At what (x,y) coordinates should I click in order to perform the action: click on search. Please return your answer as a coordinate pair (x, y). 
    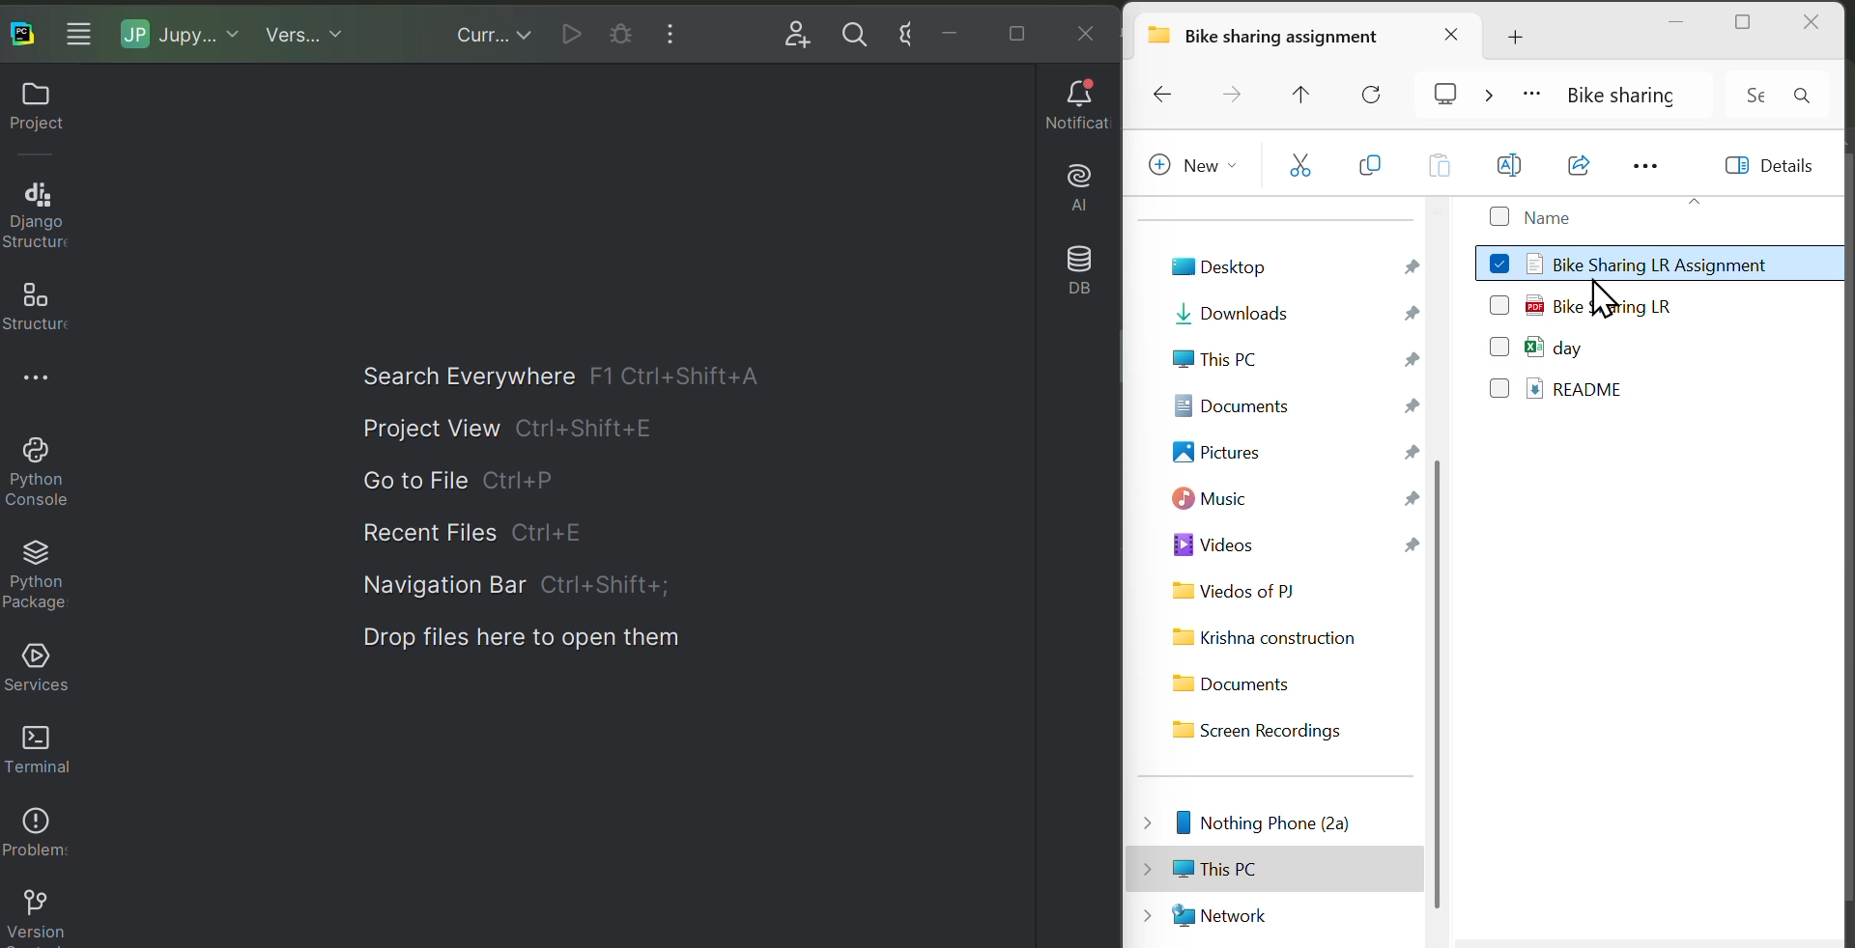
    Looking at the image, I should click on (848, 29).